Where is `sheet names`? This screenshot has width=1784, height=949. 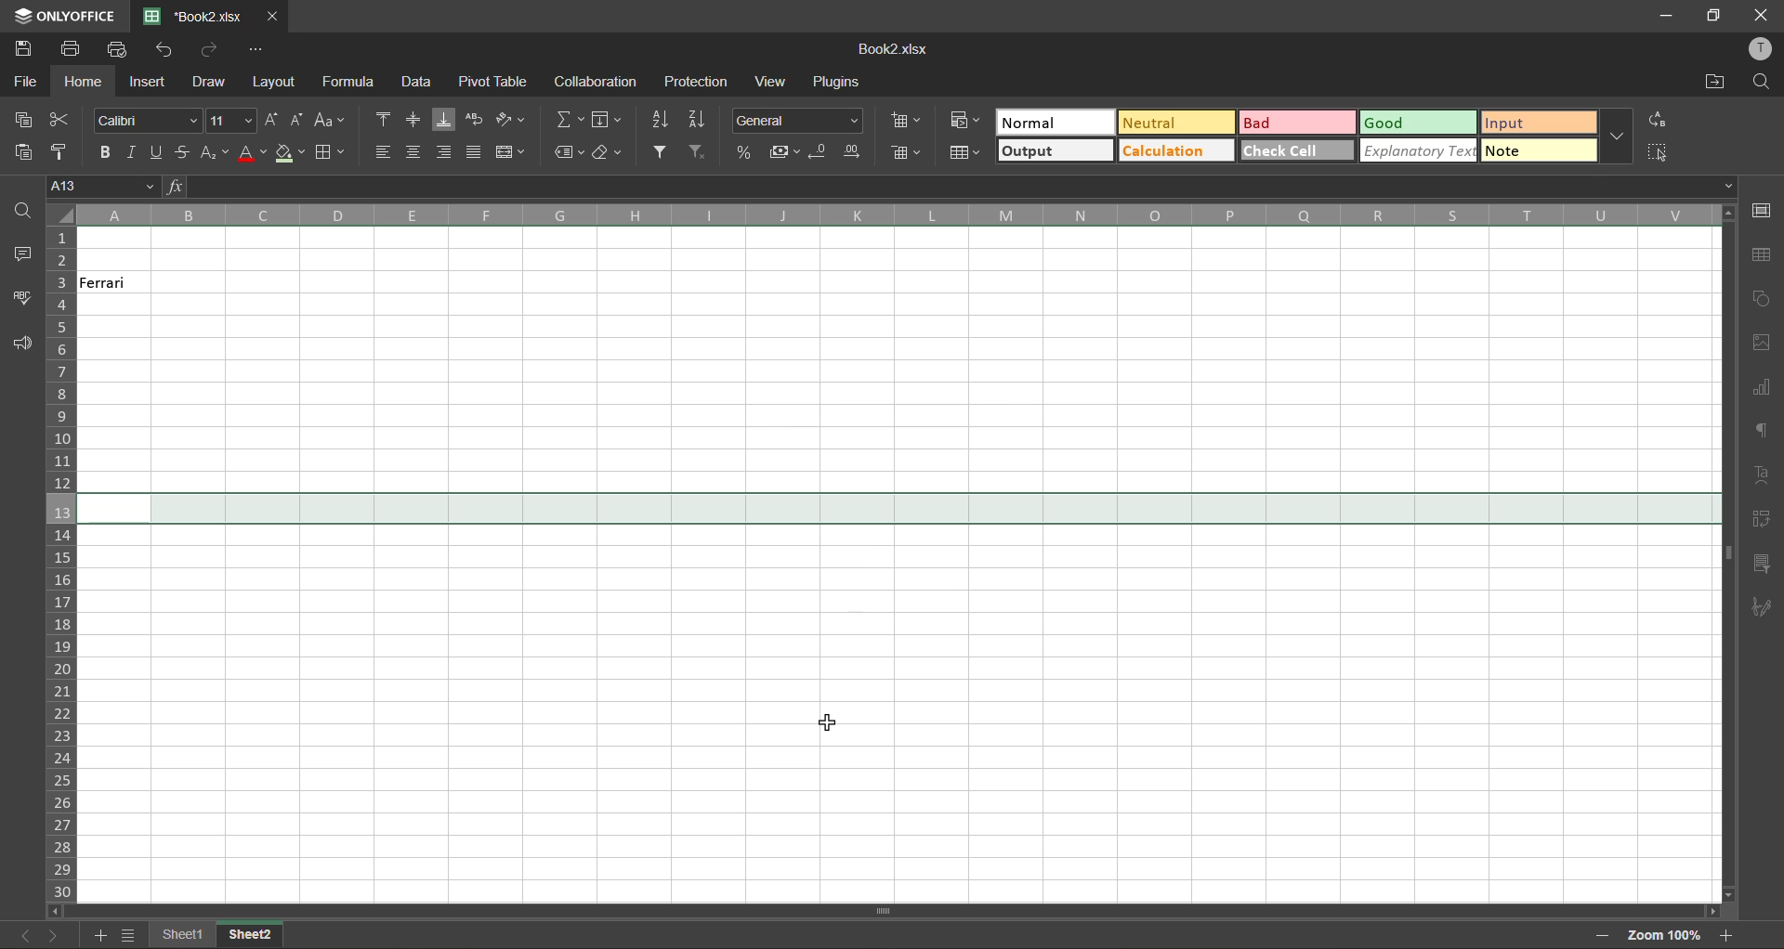 sheet names is located at coordinates (187, 935).